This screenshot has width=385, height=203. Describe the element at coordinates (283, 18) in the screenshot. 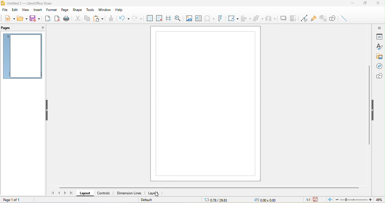

I see `shadow` at that location.